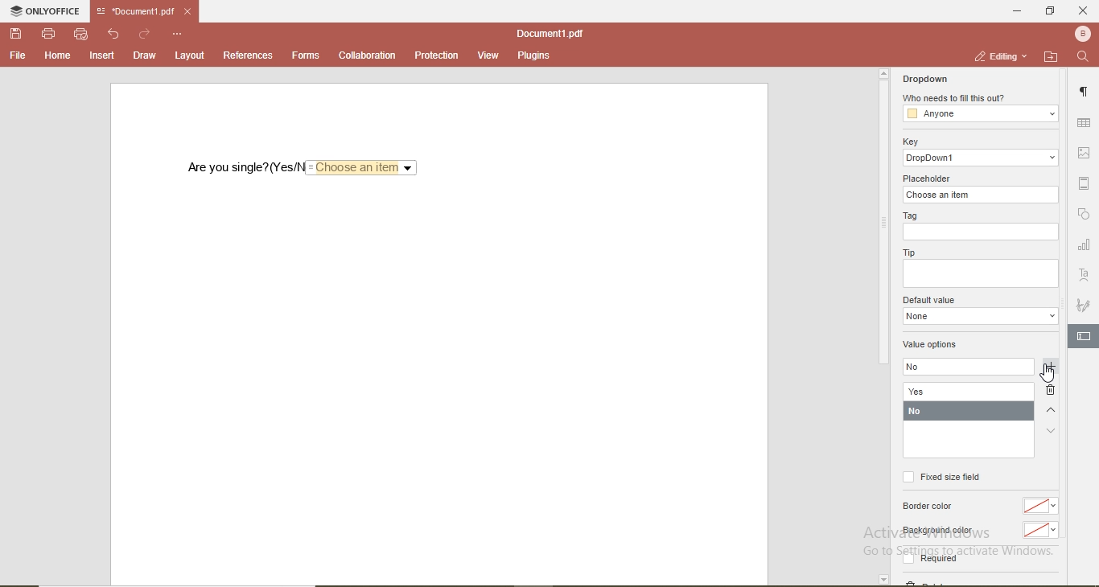 This screenshot has height=587, width=1099. Describe the element at coordinates (19, 56) in the screenshot. I see `file` at that location.